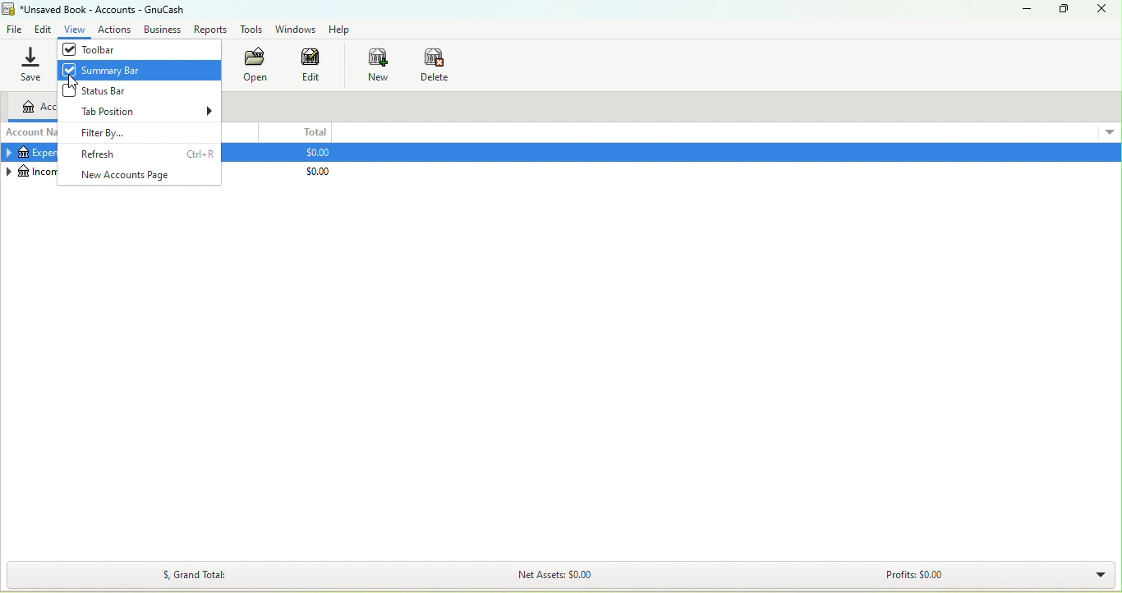 The height and width of the screenshot is (593, 1122). What do you see at coordinates (250, 30) in the screenshot?
I see `Tools` at bounding box center [250, 30].